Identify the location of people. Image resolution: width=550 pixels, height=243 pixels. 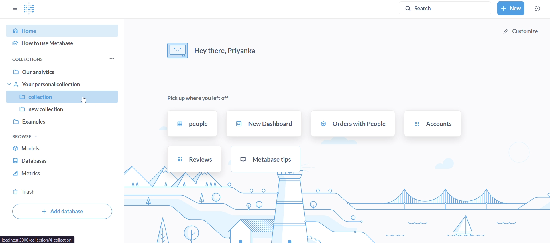
(191, 124).